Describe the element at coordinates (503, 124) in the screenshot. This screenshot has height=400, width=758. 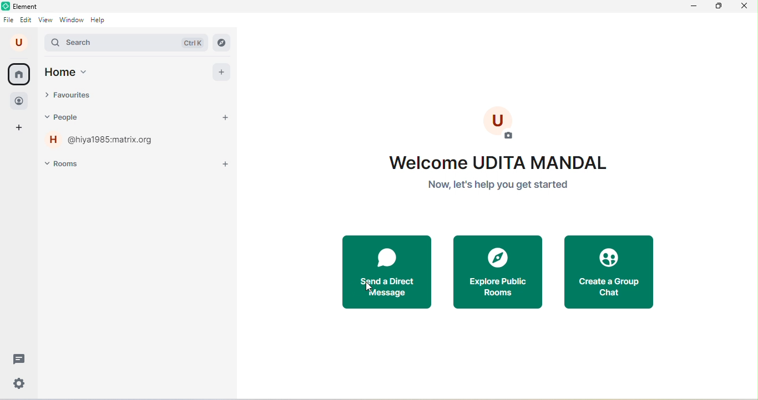
I see `add profile photo` at that location.